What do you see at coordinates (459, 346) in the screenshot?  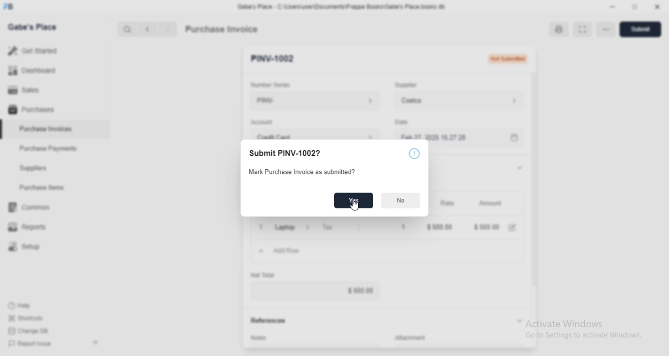 I see `Add attachment` at bounding box center [459, 346].